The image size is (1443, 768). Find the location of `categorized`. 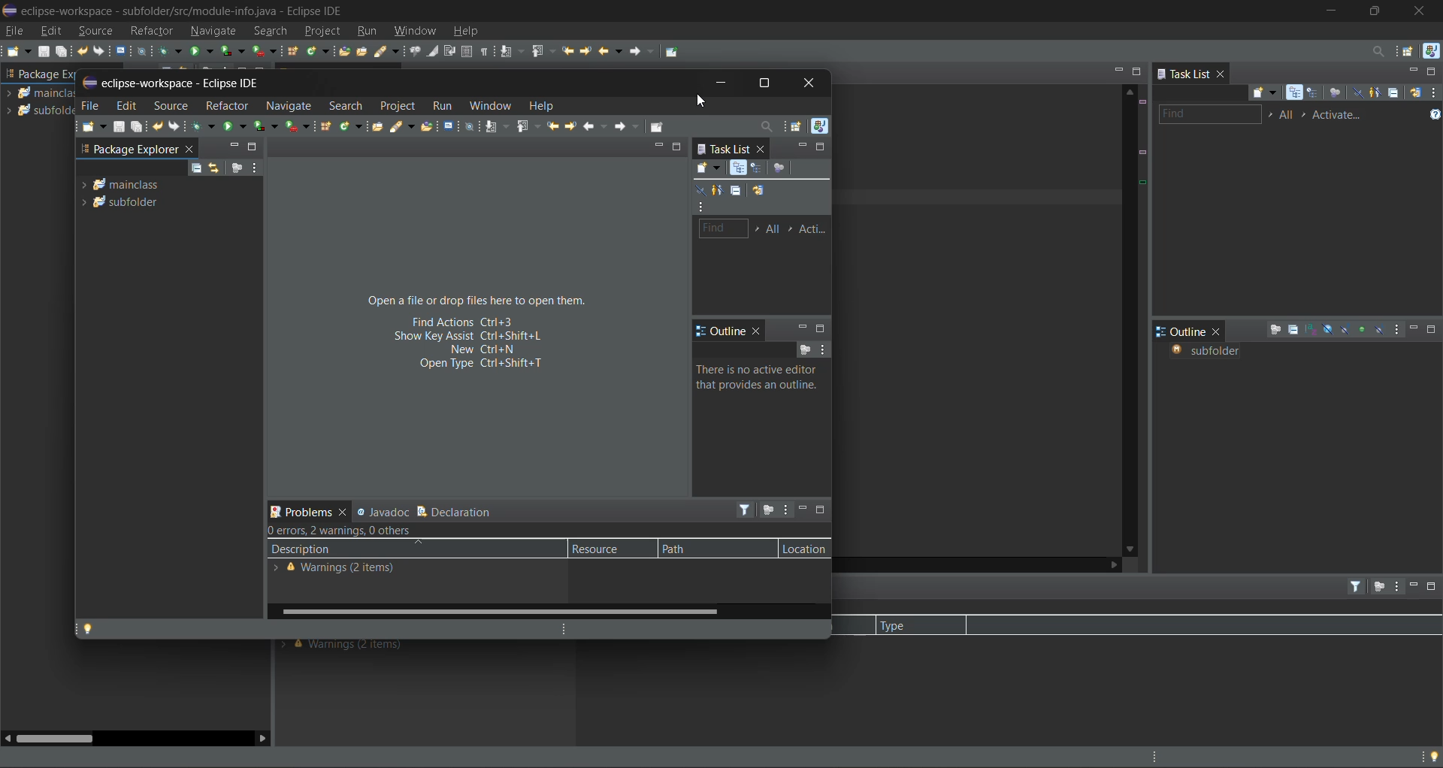

categorized is located at coordinates (1296, 93).